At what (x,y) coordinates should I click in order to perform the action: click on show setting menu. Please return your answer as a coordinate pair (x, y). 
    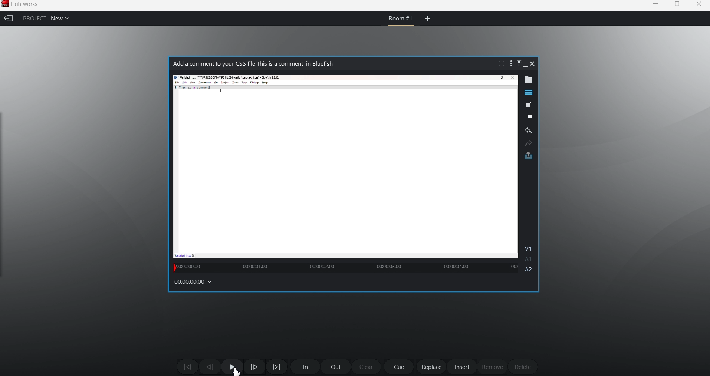
    Looking at the image, I should click on (510, 63).